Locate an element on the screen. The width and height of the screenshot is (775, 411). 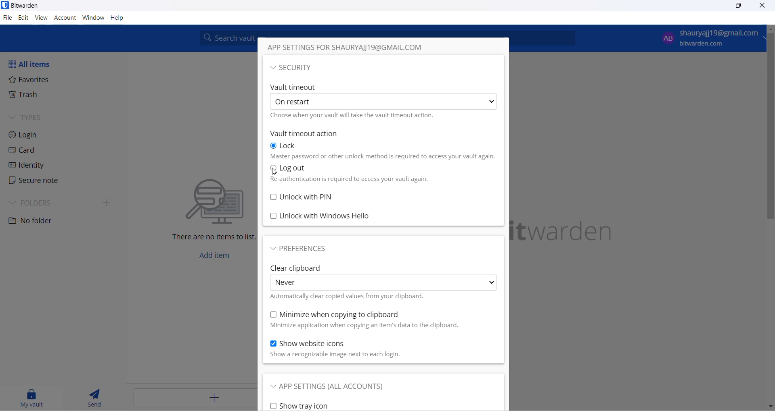
search box is located at coordinates (226, 38).